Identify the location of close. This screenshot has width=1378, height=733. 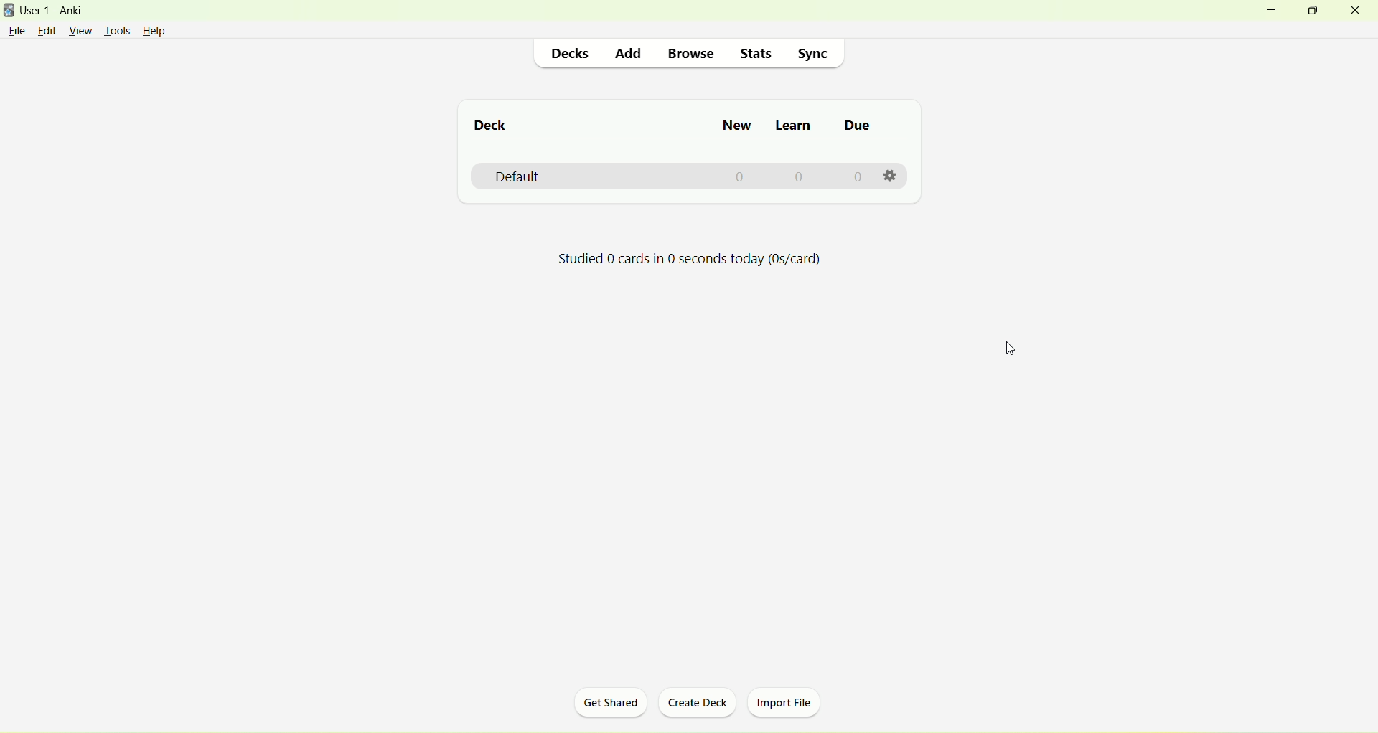
(1354, 13).